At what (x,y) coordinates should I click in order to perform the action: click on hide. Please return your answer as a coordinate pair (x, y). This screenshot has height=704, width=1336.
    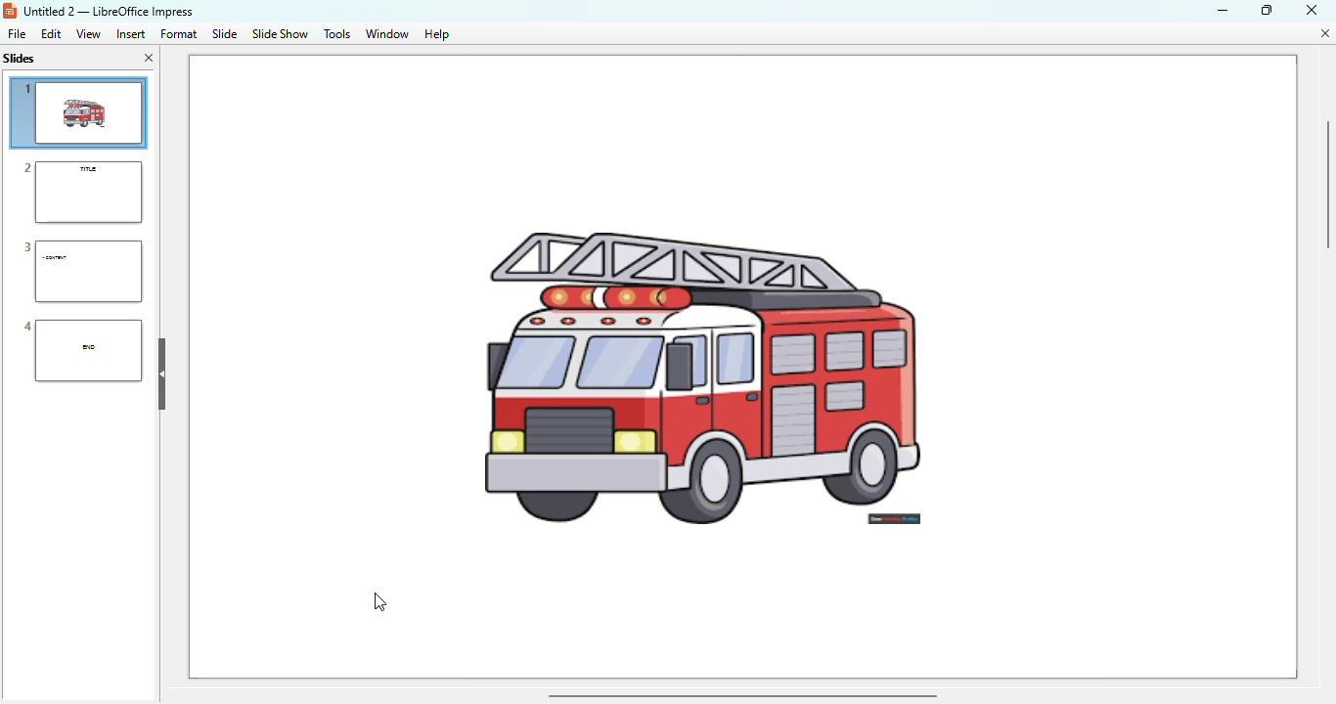
    Looking at the image, I should click on (162, 374).